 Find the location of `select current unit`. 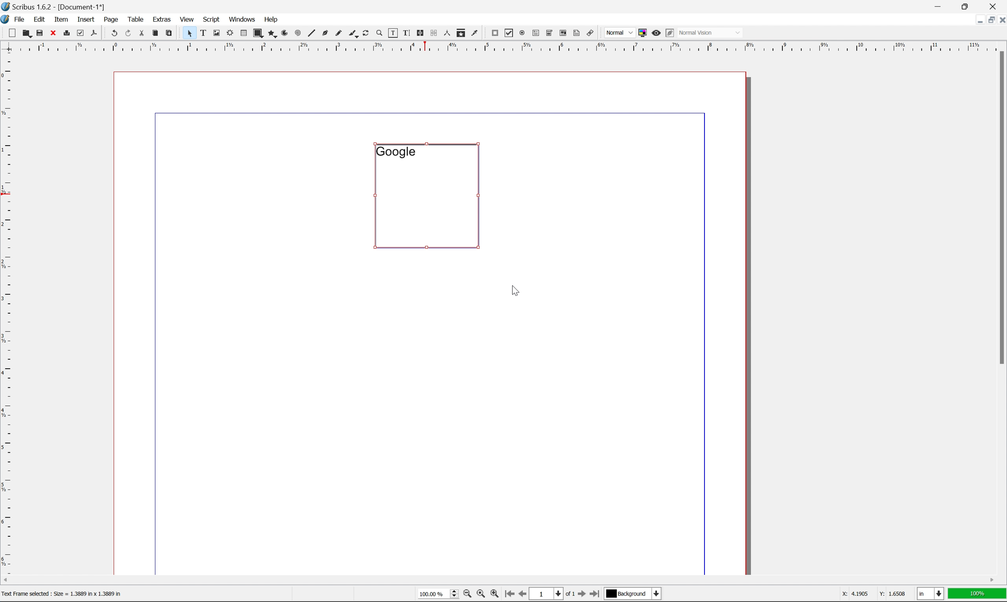

select current unit is located at coordinates (932, 594).